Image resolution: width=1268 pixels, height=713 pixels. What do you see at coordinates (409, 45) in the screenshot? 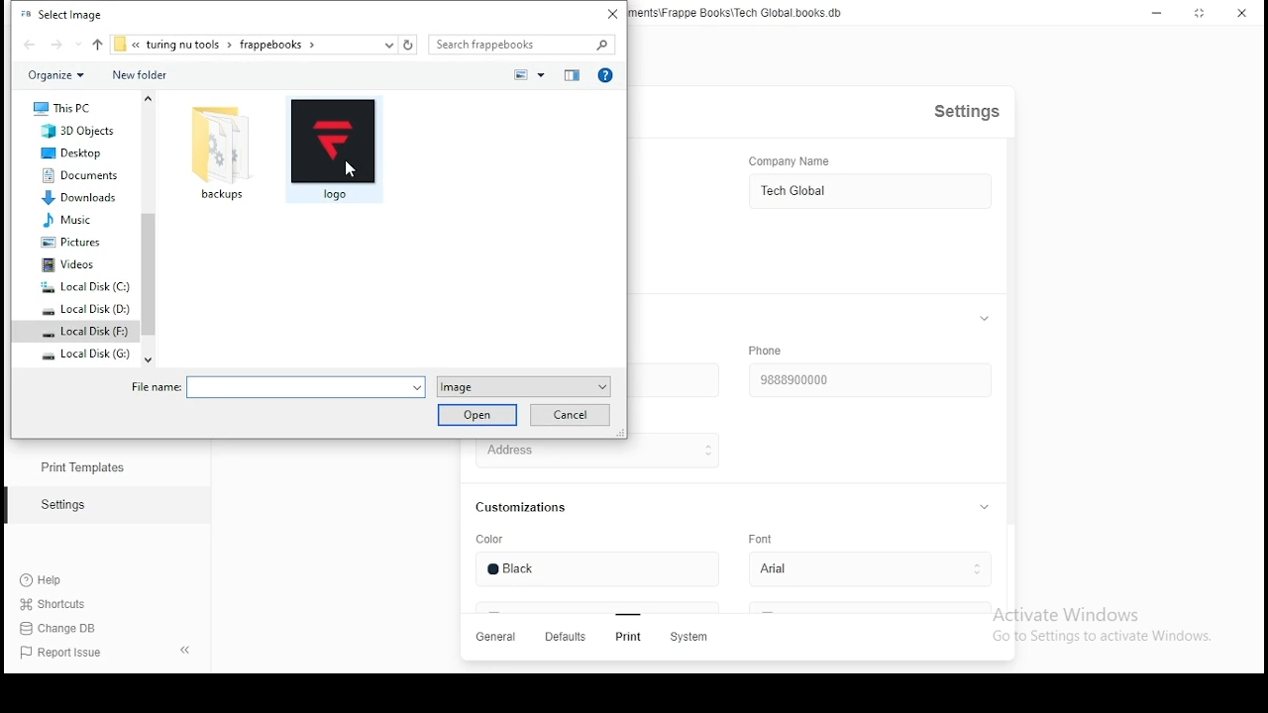
I see `refresh` at bounding box center [409, 45].